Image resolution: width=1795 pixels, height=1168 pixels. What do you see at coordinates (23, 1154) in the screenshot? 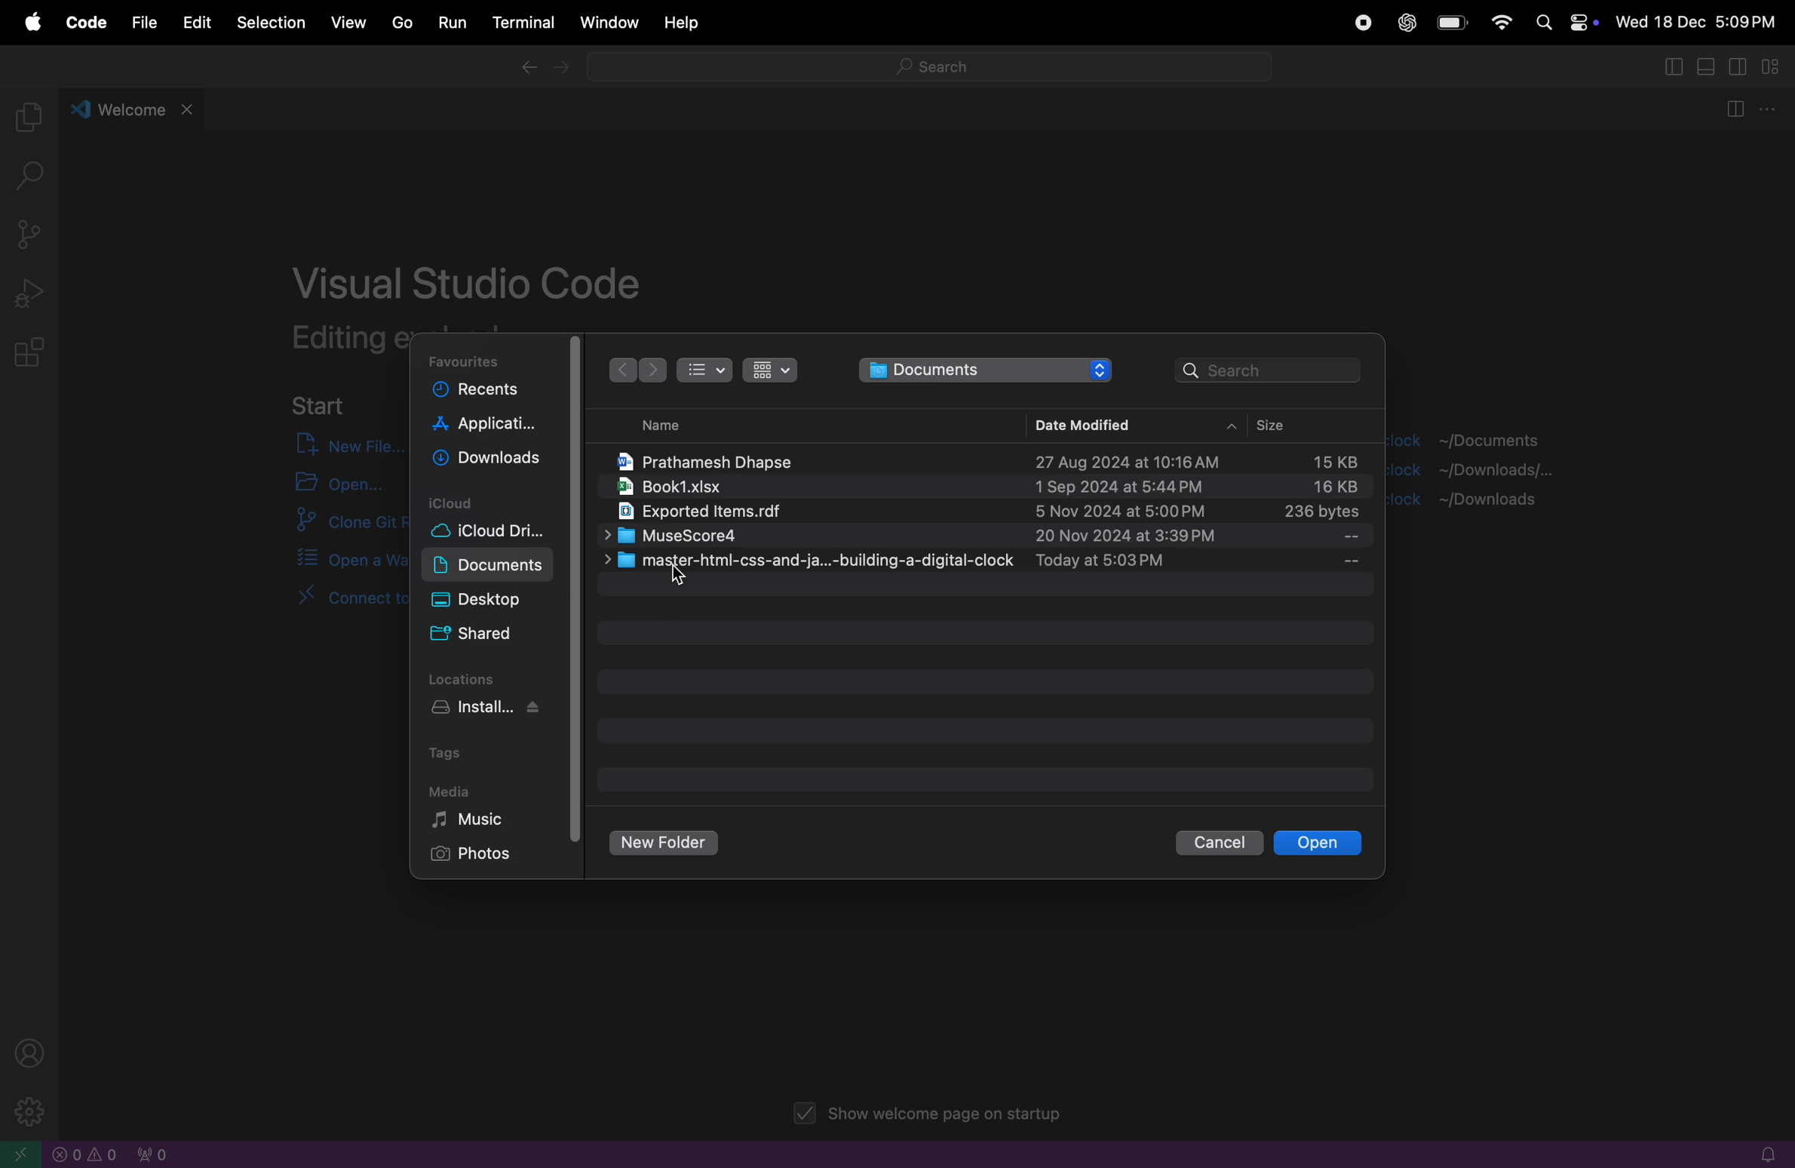
I see `open window` at bounding box center [23, 1154].